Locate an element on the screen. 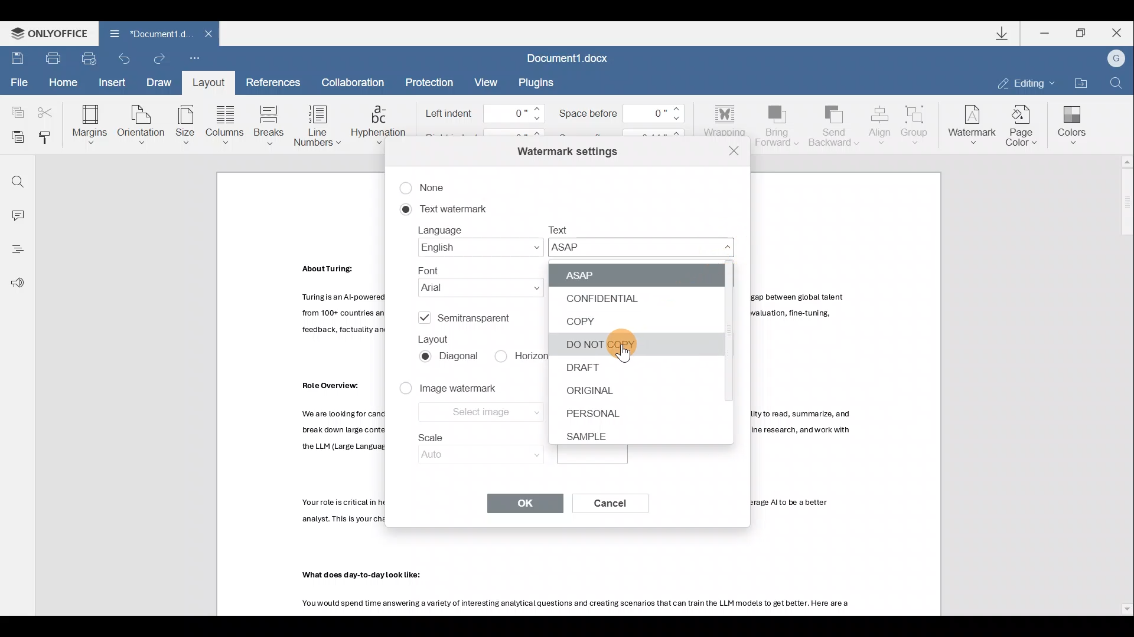 This screenshot has height=637, width=1134. CONFIDENTIAL is located at coordinates (630, 296).